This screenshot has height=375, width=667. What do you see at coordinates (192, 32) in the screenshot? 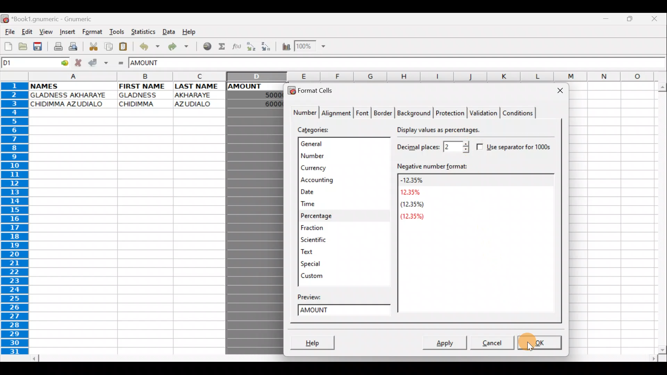
I see `Help` at bounding box center [192, 32].